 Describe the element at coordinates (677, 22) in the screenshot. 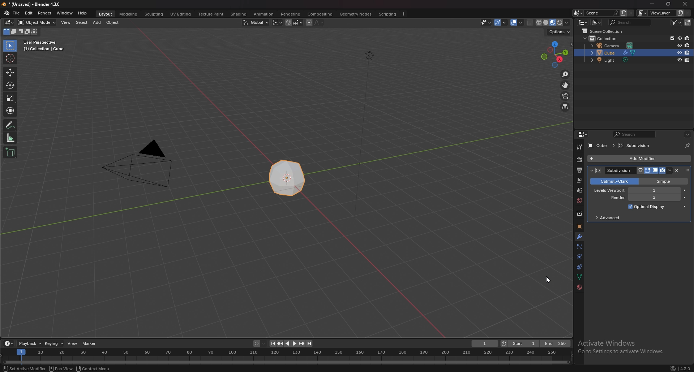

I see `filter` at that location.